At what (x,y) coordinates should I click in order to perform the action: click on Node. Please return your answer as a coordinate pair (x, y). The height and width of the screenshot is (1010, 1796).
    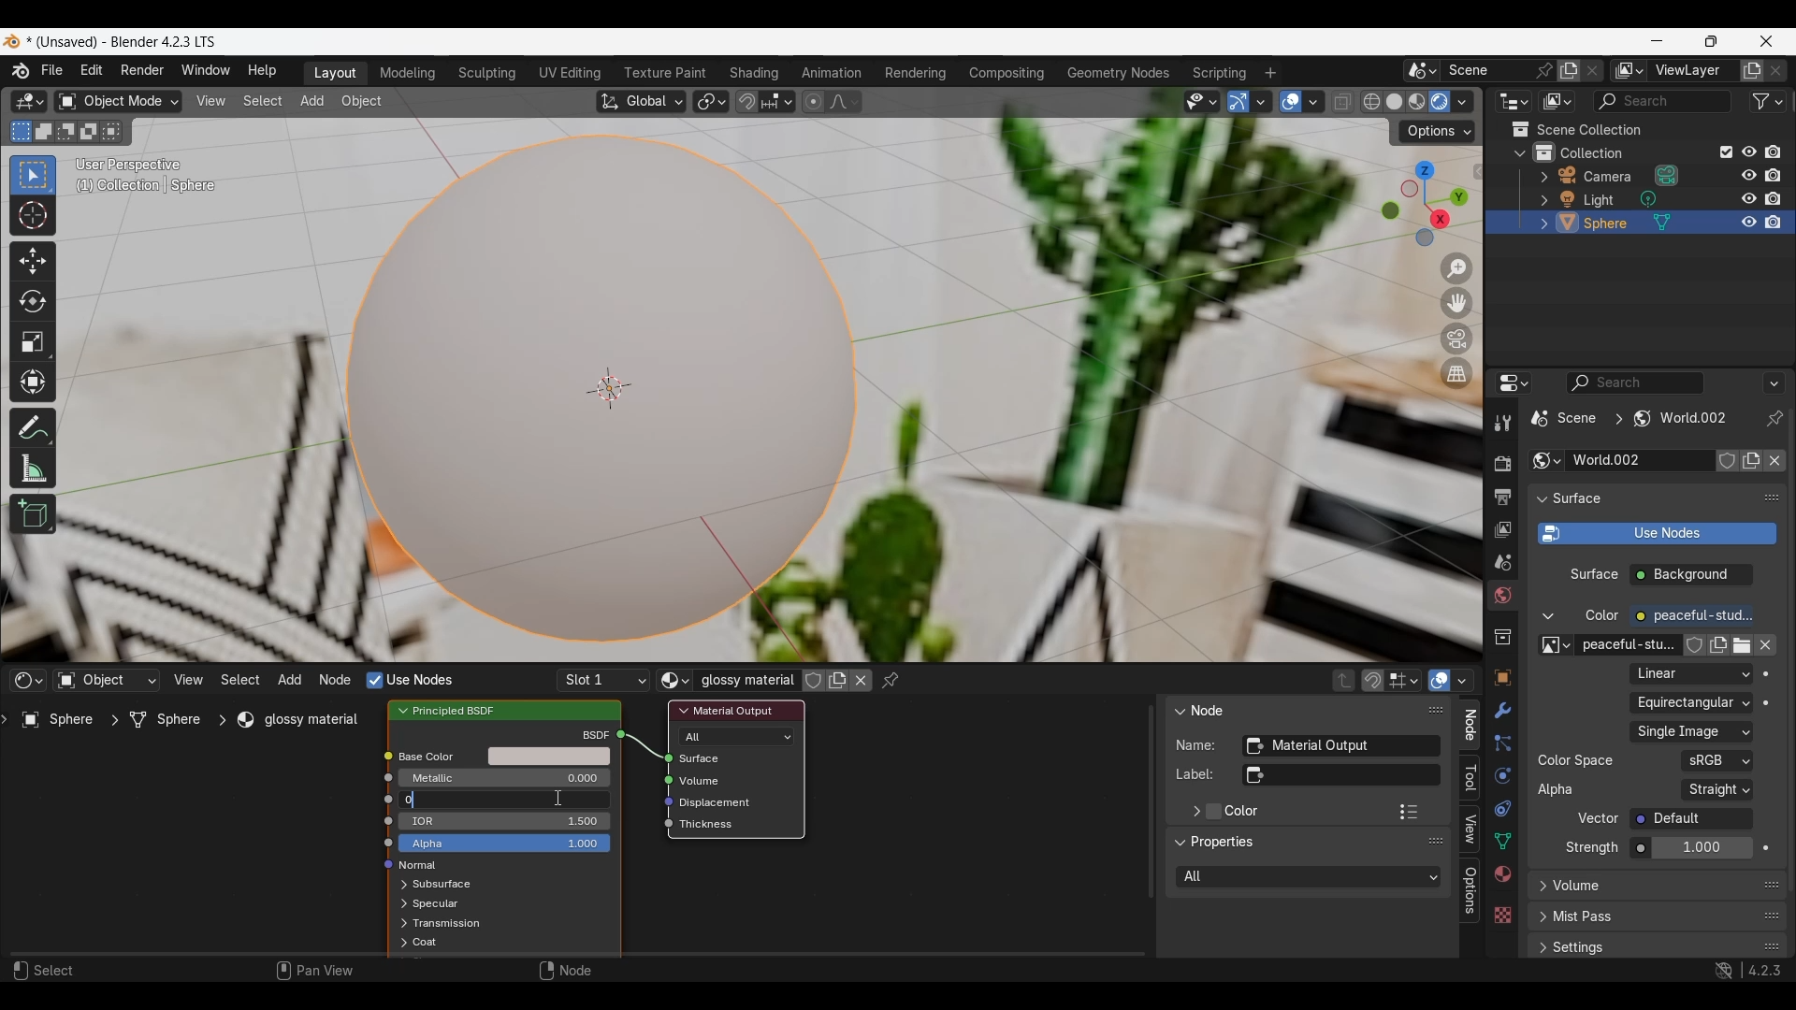
    Looking at the image, I should click on (1209, 709).